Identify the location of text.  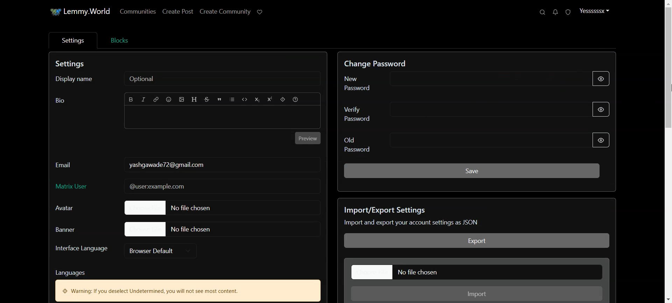
(77, 272).